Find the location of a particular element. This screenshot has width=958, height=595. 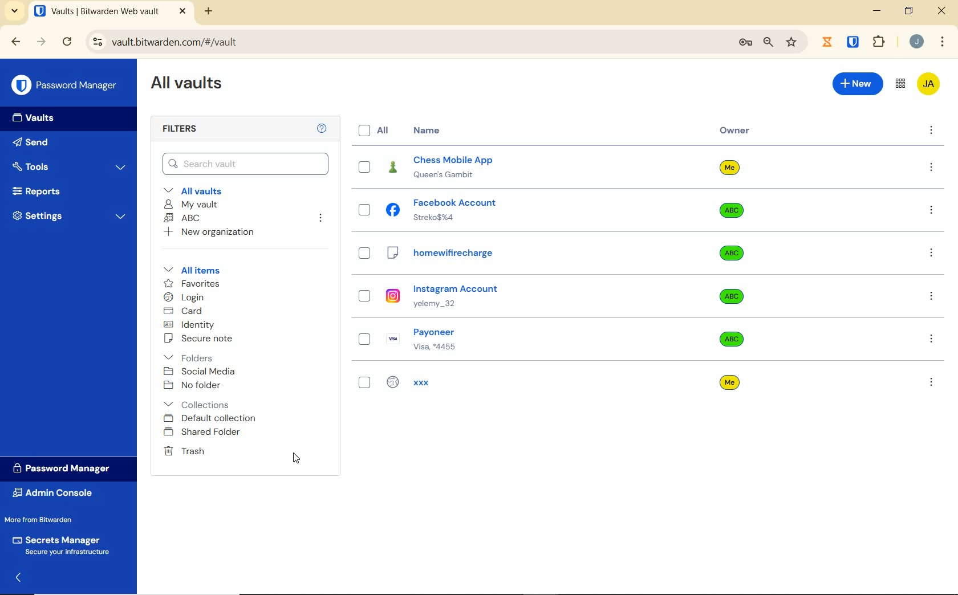

Default collection is located at coordinates (221, 419).